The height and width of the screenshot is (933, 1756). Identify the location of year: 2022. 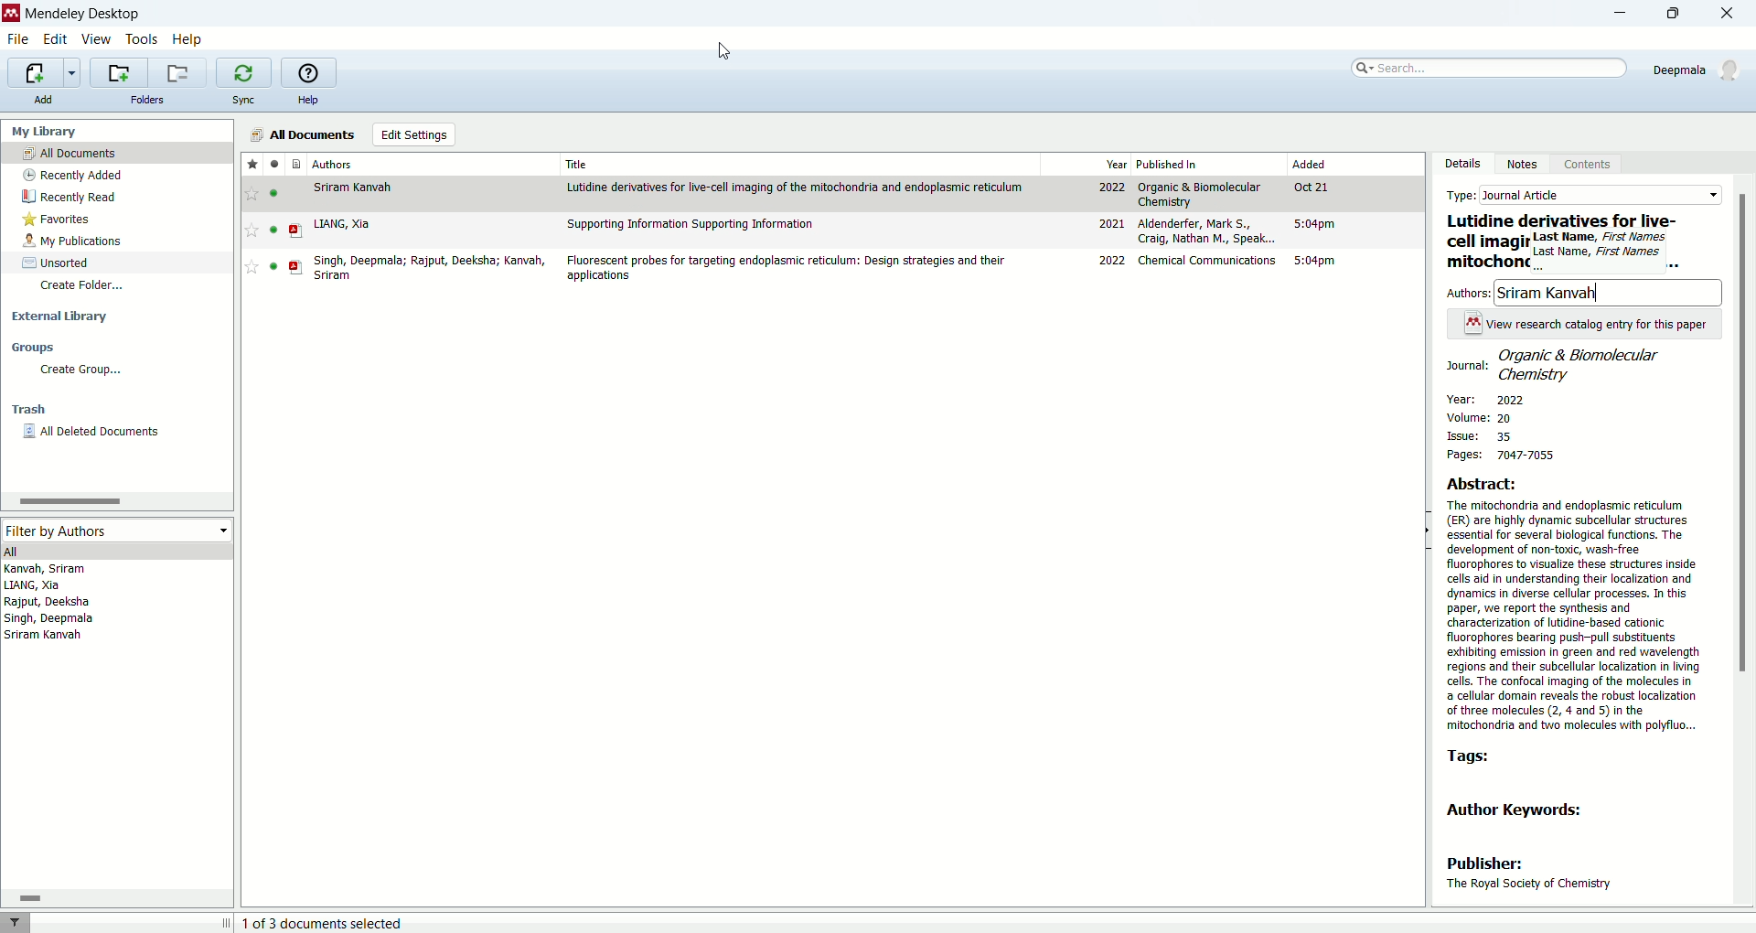
(1485, 398).